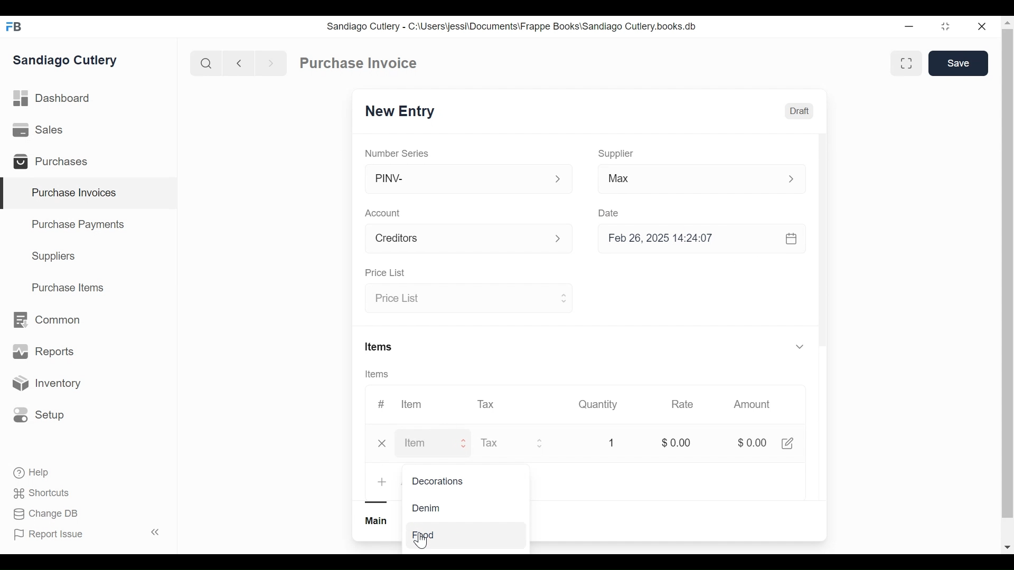 This screenshot has width=1014, height=570. Describe the element at coordinates (464, 443) in the screenshot. I see `Expand` at that location.